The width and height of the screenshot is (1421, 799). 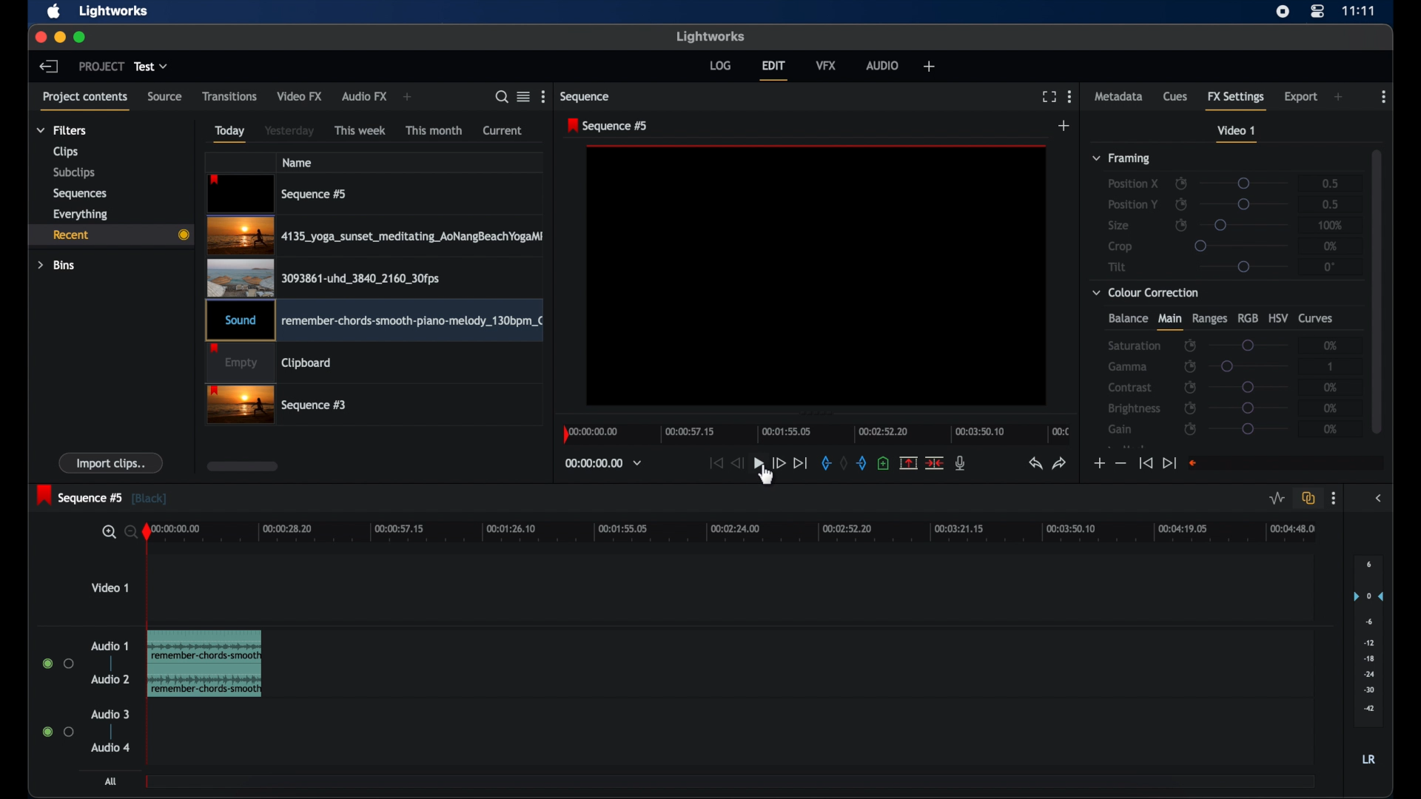 What do you see at coordinates (1189, 366) in the screenshot?
I see `enable/disable keyframes` at bounding box center [1189, 366].